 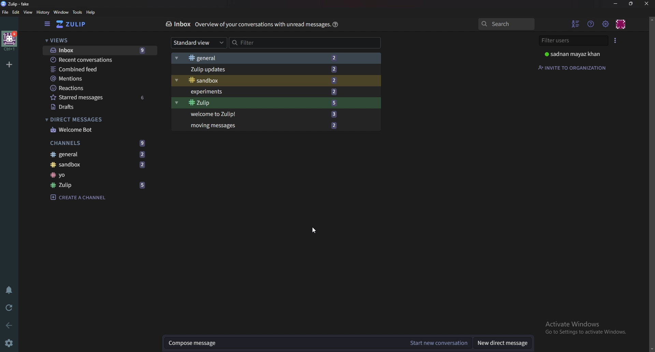 I want to click on Add organization, so click(x=9, y=65).